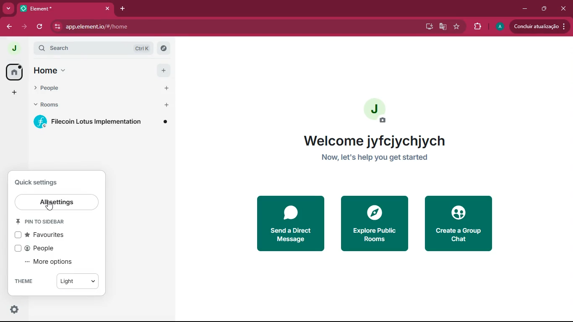 This screenshot has width=573, height=322. What do you see at coordinates (40, 27) in the screenshot?
I see `refresh` at bounding box center [40, 27].